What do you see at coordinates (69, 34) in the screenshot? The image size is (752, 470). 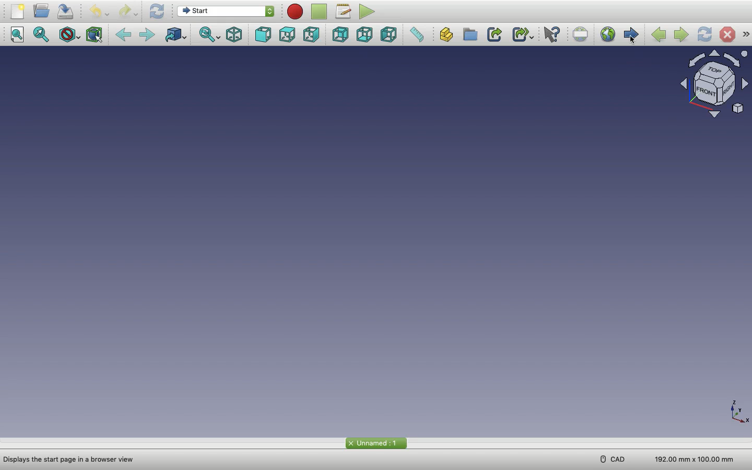 I see `Draw style` at bounding box center [69, 34].